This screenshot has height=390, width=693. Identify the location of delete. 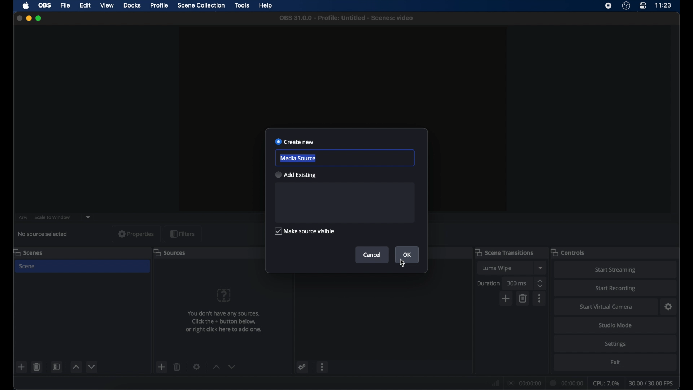
(36, 367).